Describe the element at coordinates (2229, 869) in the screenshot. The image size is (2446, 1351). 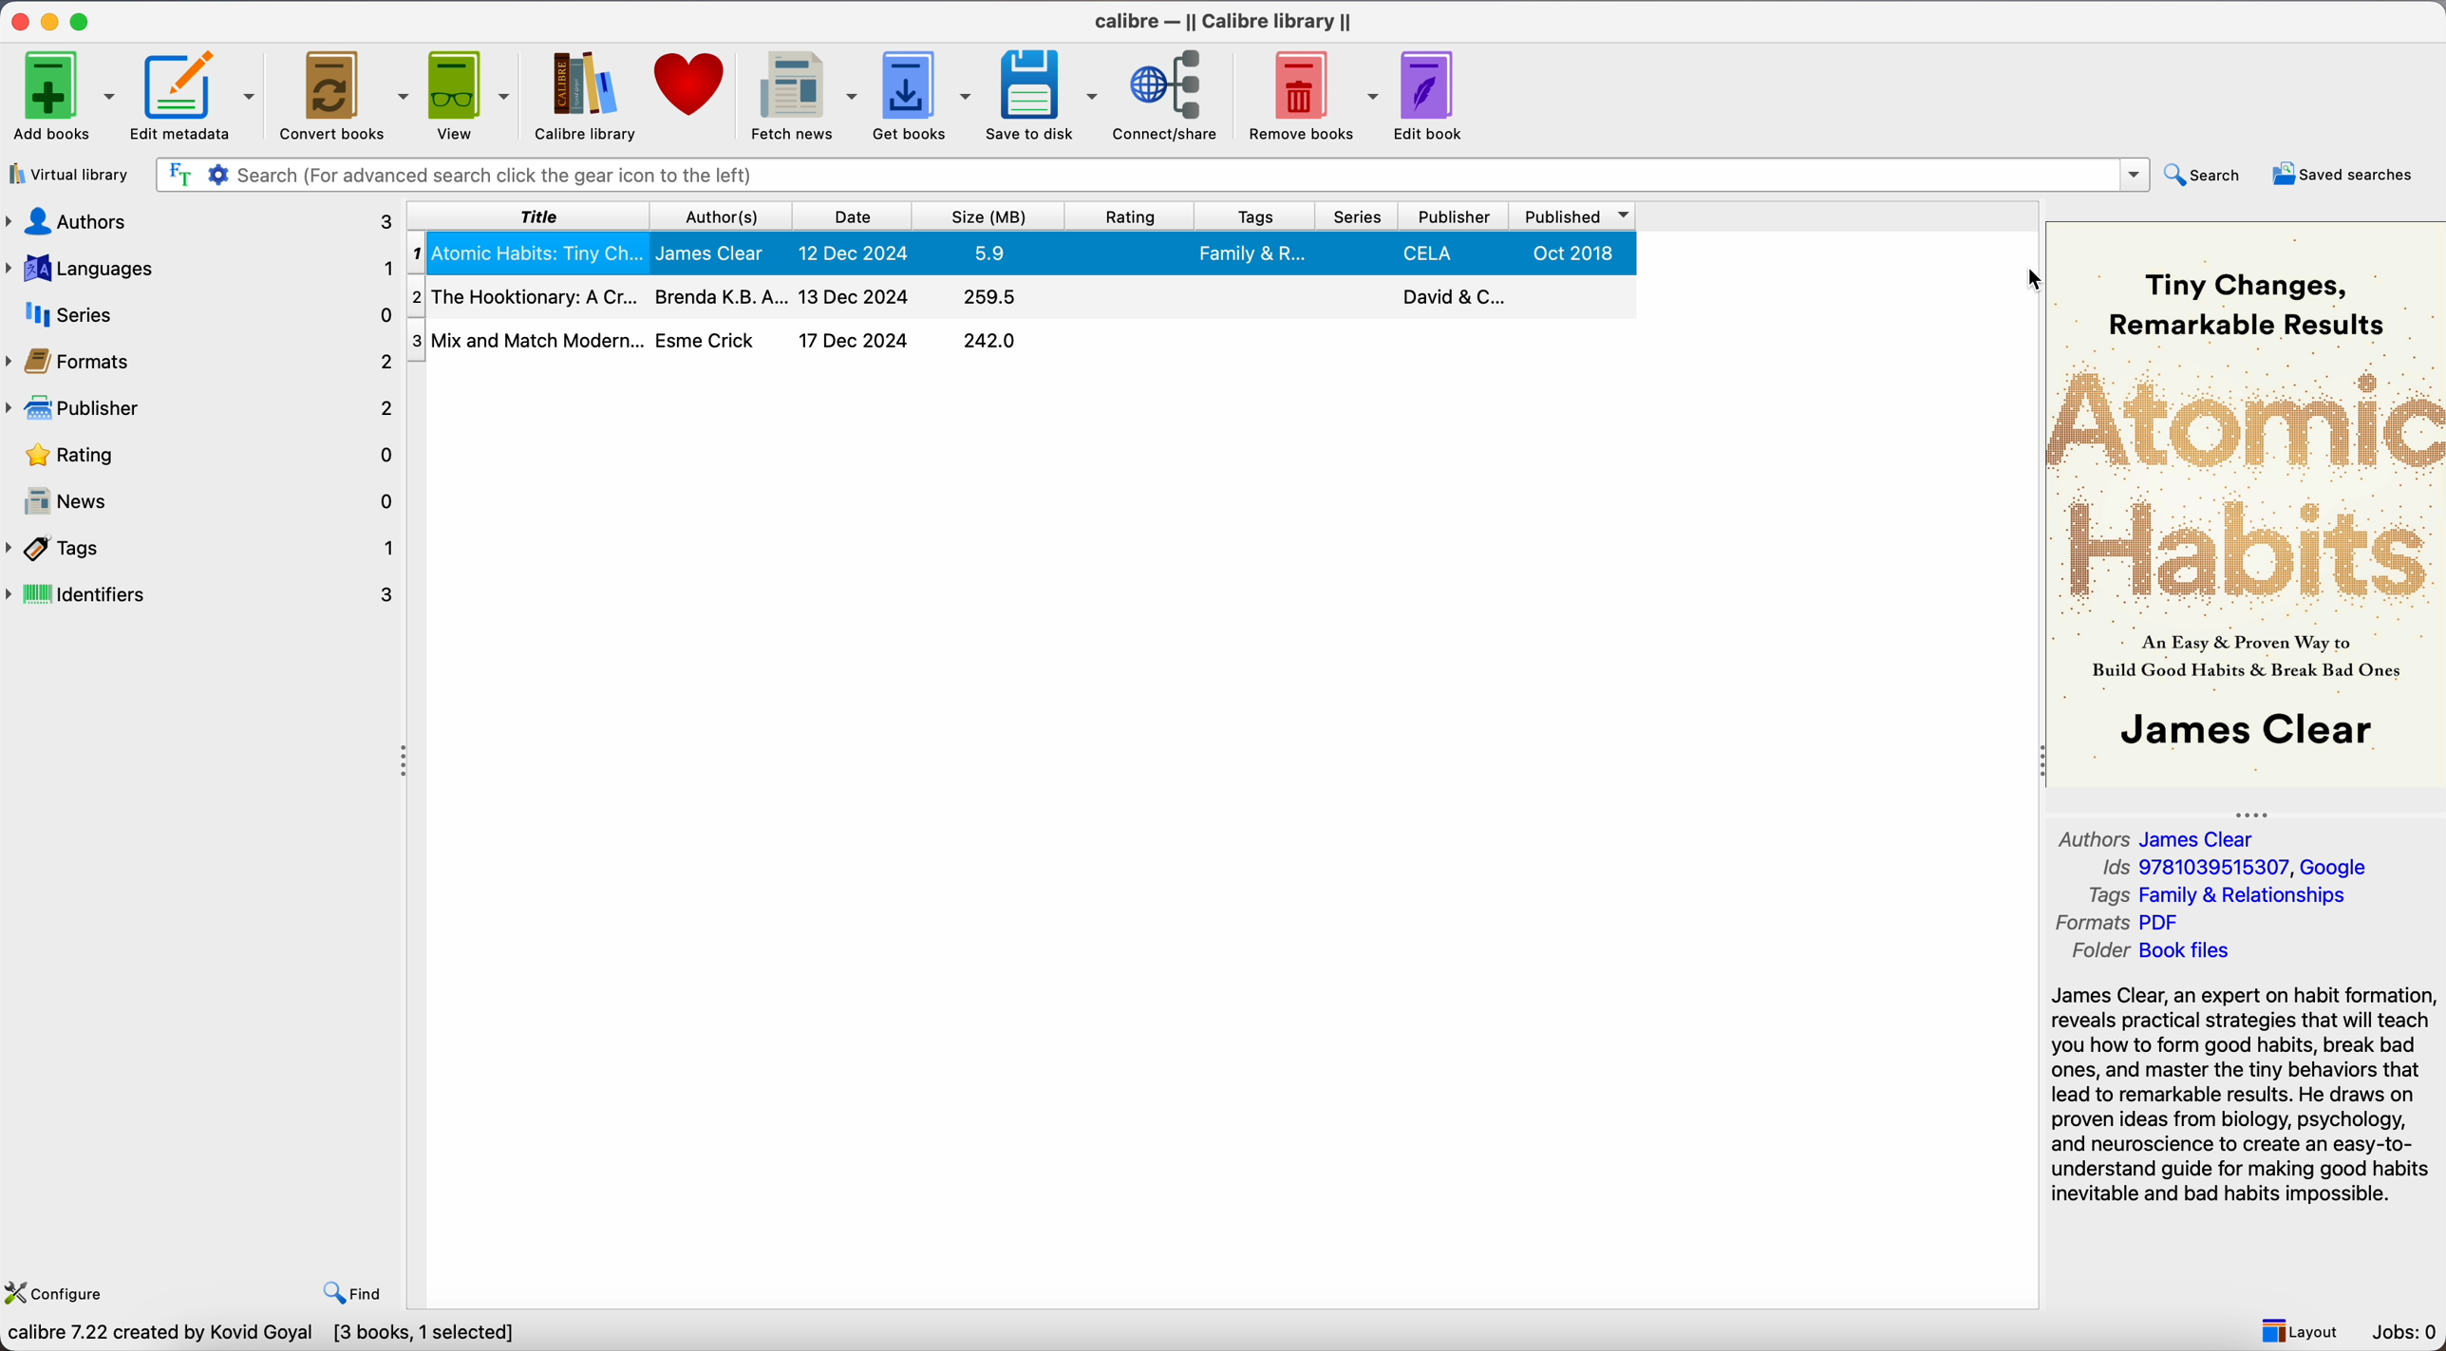
I see `Ids 9781039515307, Google` at that location.